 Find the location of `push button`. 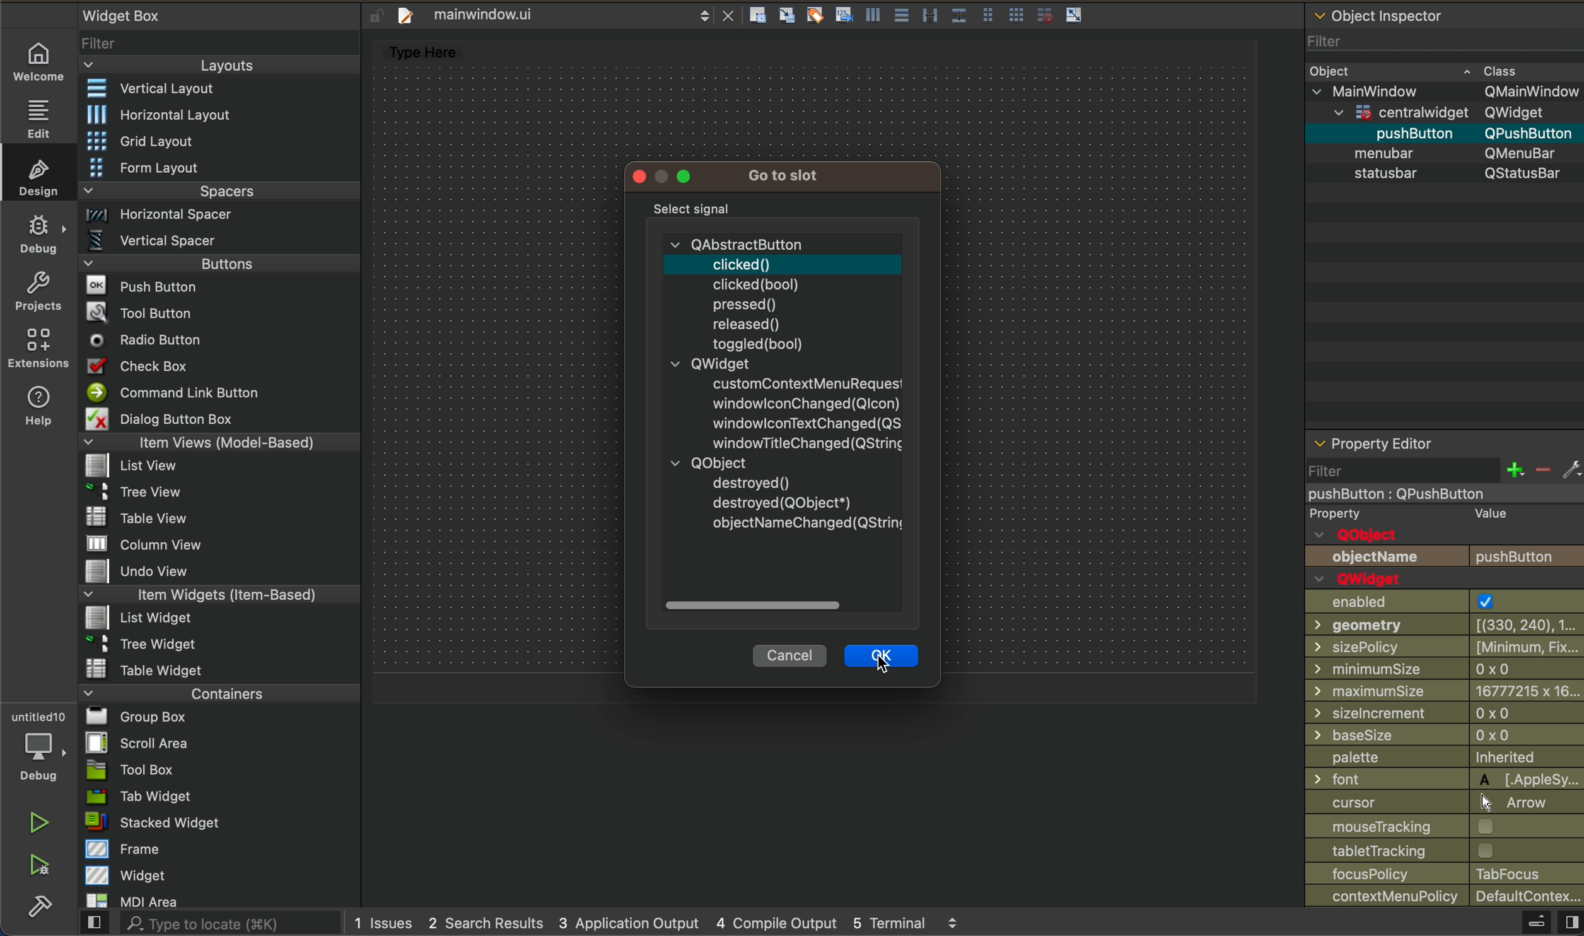

push button is located at coordinates (1445, 558).